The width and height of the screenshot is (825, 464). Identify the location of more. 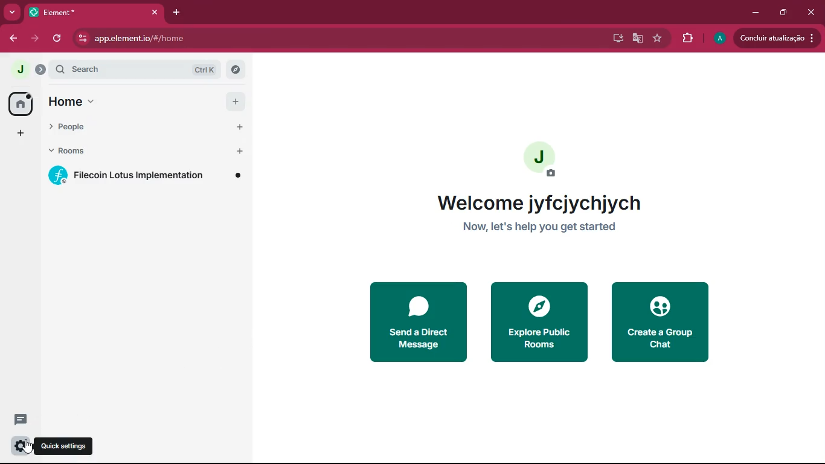
(12, 11).